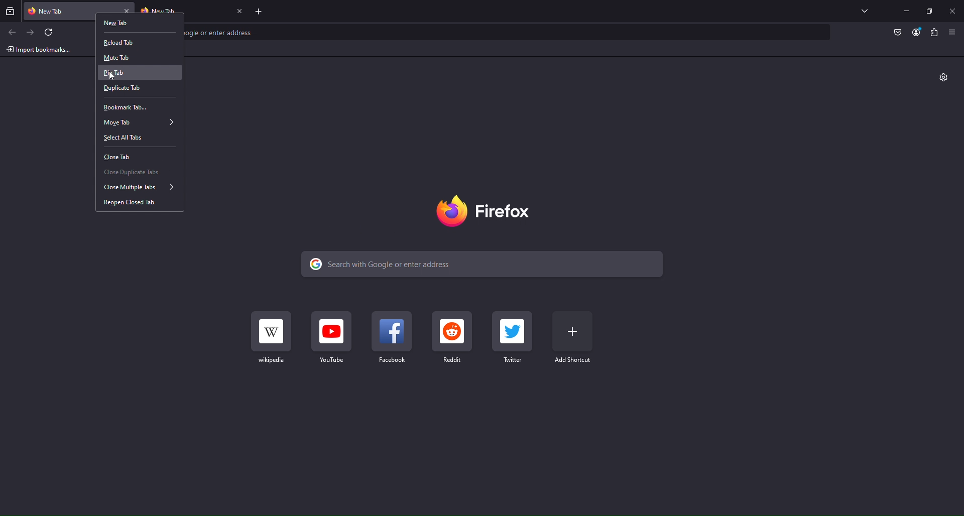 The image size is (964, 516). What do you see at coordinates (393, 338) in the screenshot?
I see `Facebook Shortcut` at bounding box center [393, 338].